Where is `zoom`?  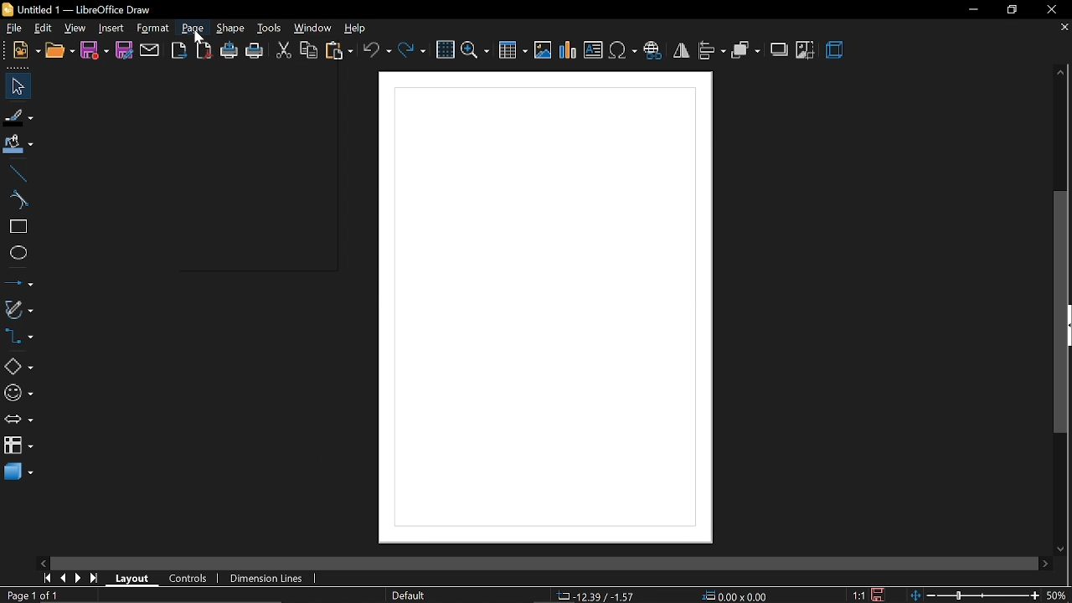
zoom is located at coordinates (475, 50).